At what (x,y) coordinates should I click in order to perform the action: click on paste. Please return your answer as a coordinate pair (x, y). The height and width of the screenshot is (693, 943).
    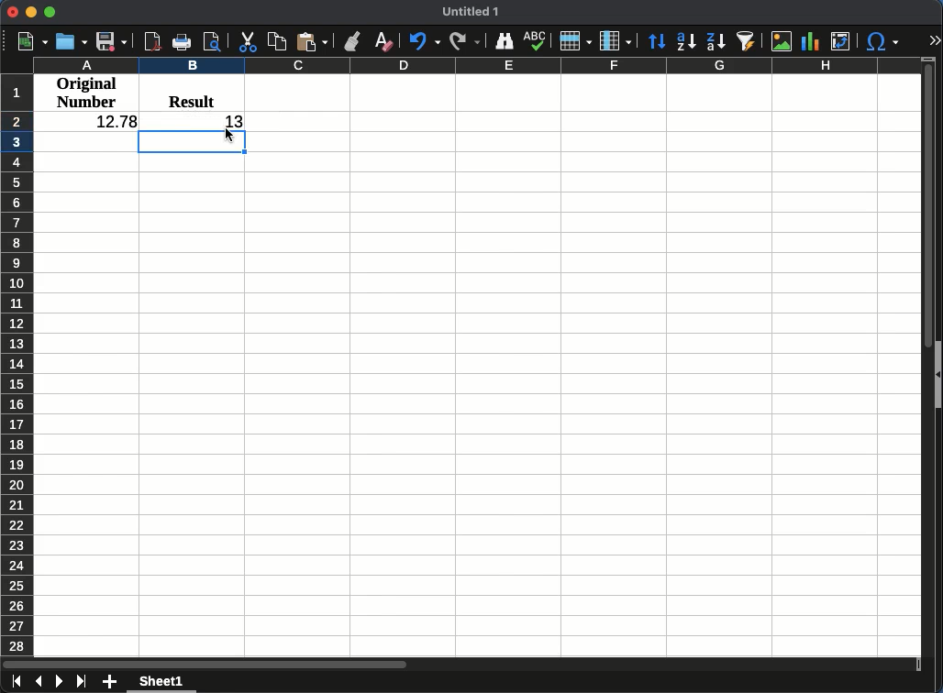
    Looking at the image, I should click on (311, 42).